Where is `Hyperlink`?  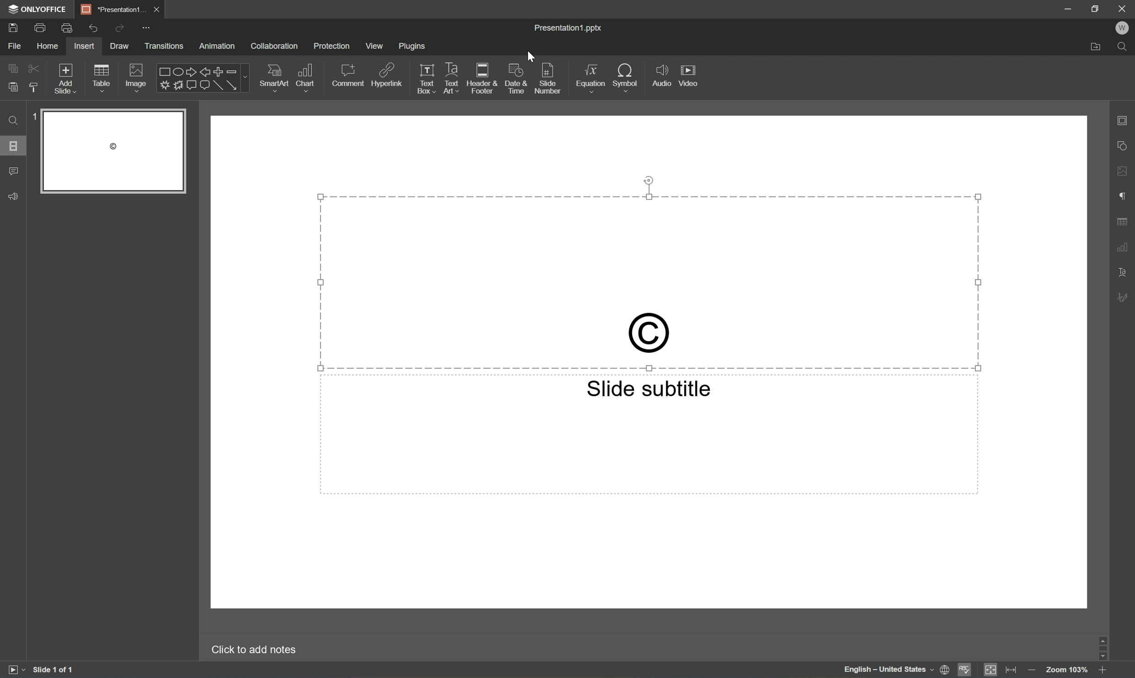
Hyperlink is located at coordinates (388, 74).